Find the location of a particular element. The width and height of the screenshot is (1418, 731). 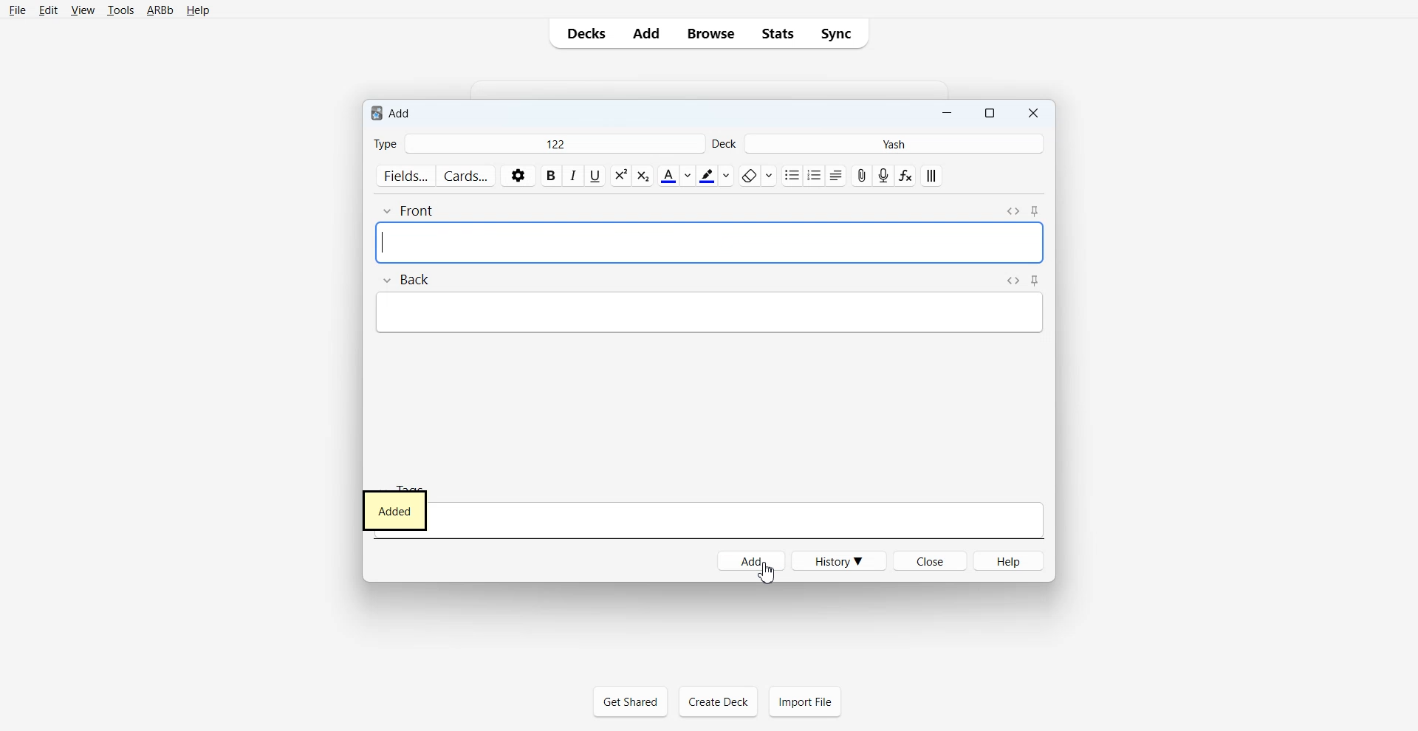

Text is located at coordinates (392, 111).